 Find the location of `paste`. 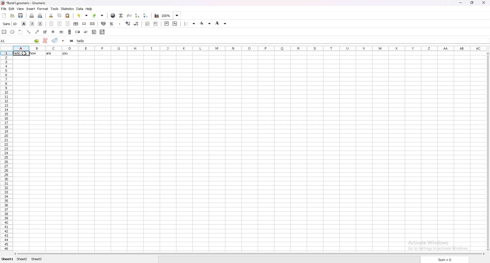

paste is located at coordinates (68, 15).